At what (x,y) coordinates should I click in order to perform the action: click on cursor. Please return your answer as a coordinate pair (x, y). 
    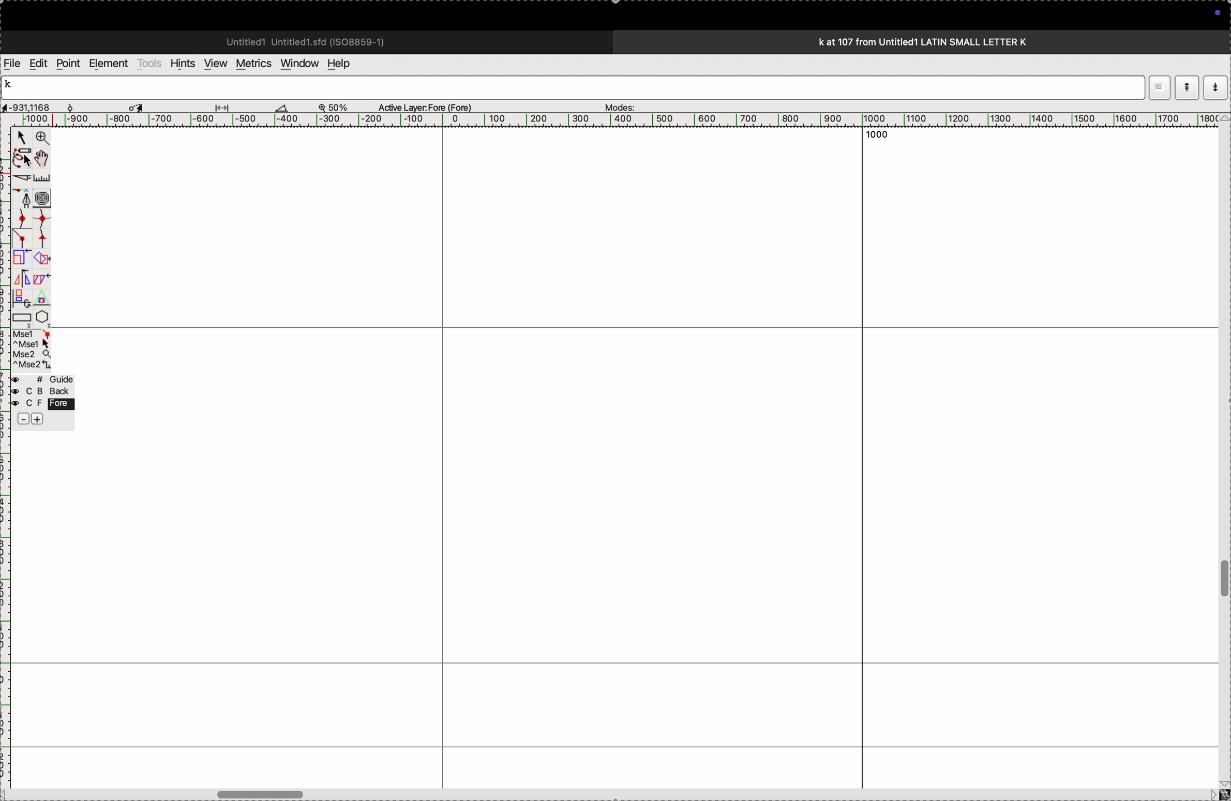
    Looking at the image, I should click on (139, 106).